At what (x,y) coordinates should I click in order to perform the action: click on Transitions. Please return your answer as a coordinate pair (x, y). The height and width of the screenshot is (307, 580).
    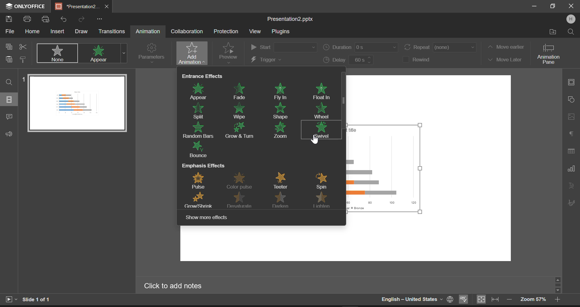
    Looking at the image, I should click on (112, 31).